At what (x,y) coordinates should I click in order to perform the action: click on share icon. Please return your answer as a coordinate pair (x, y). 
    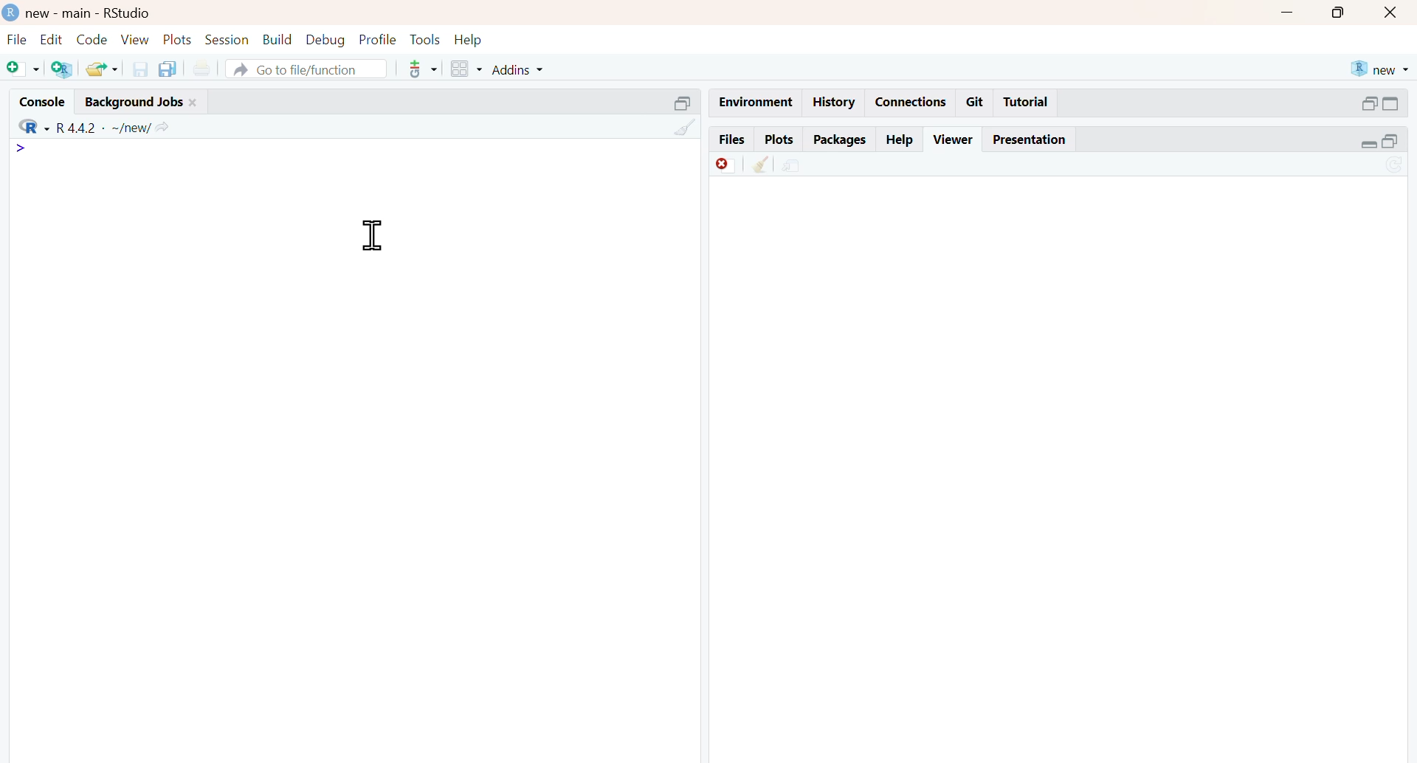
    Looking at the image, I should click on (162, 128).